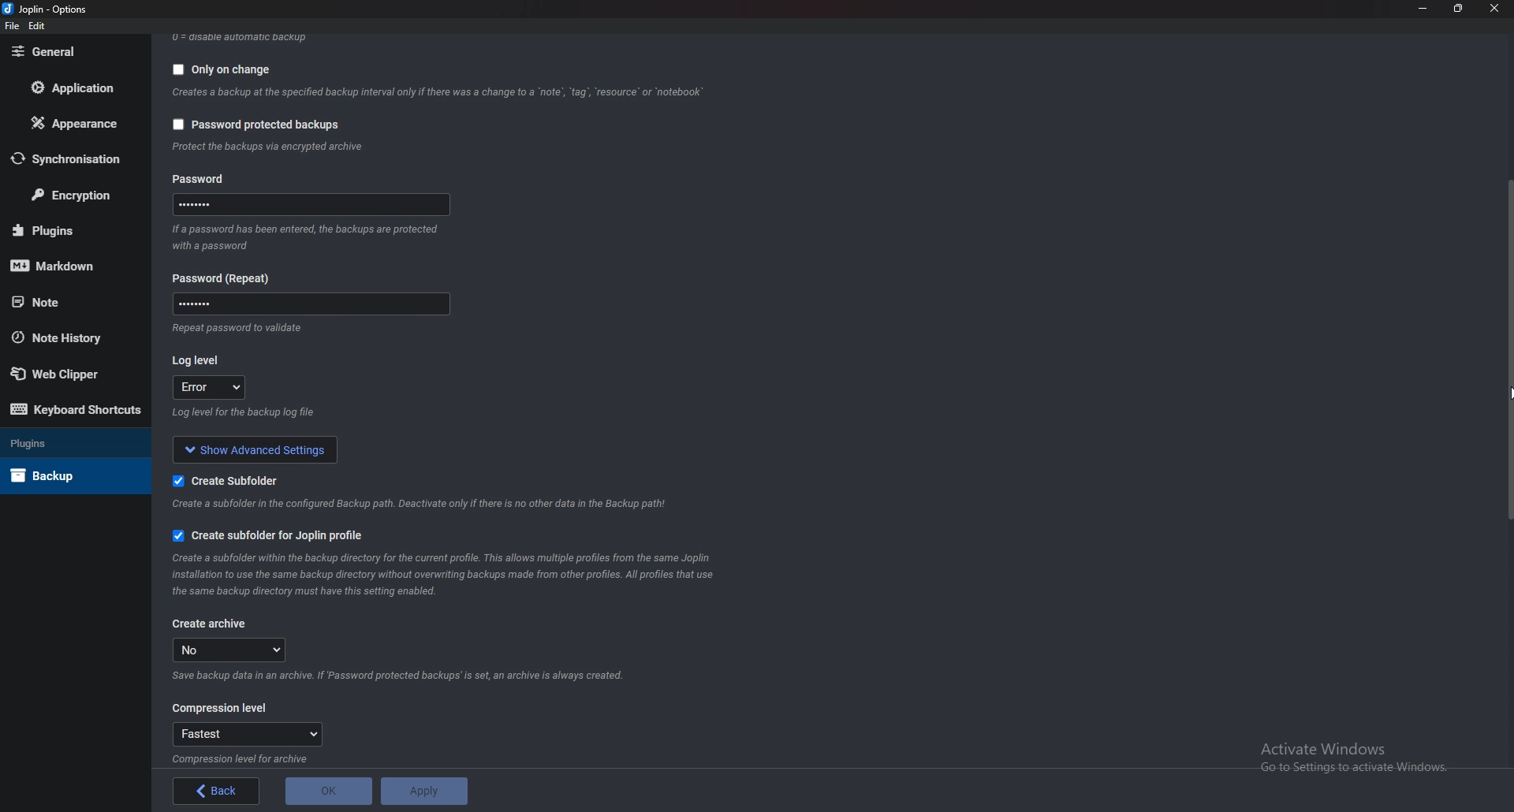 This screenshot has width=1514, height=812. Describe the element at coordinates (64, 337) in the screenshot. I see `Note history` at that location.